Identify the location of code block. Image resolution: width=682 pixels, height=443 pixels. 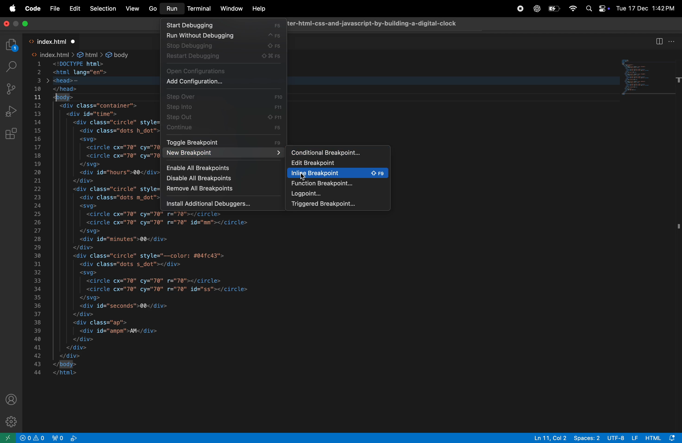
(648, 76).